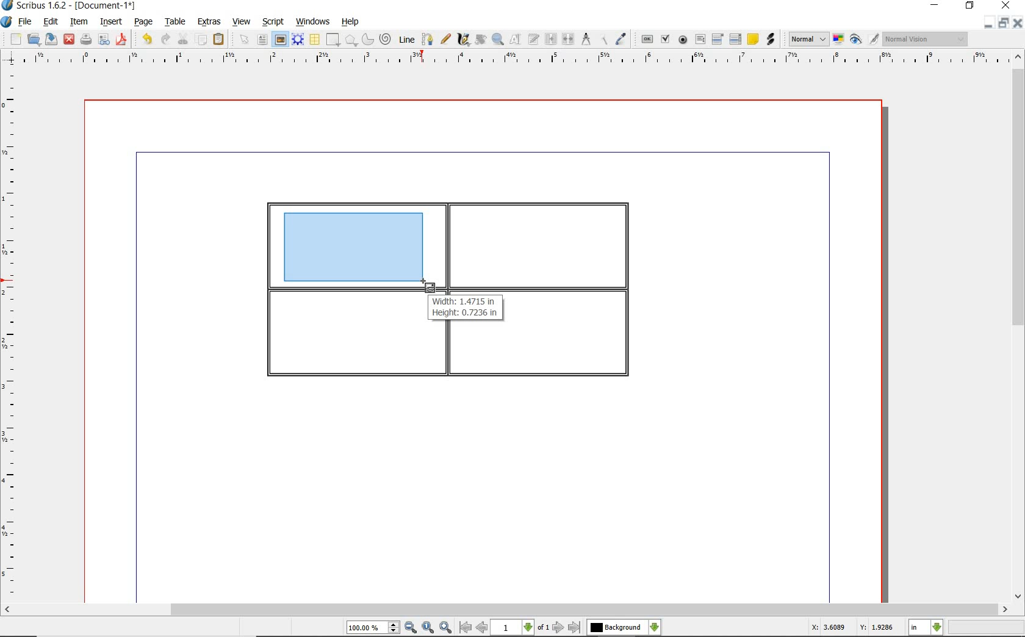 The width and height of the screenshot is (1025, 637). I want to click on zoom in or out, so click(497, 40).